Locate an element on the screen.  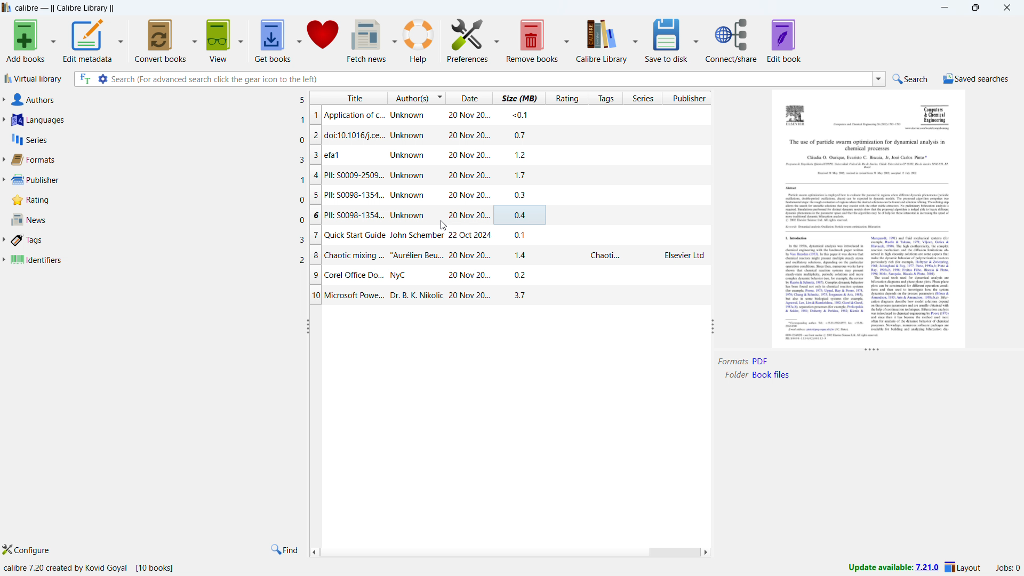
help is located at coordinates (419, 39).